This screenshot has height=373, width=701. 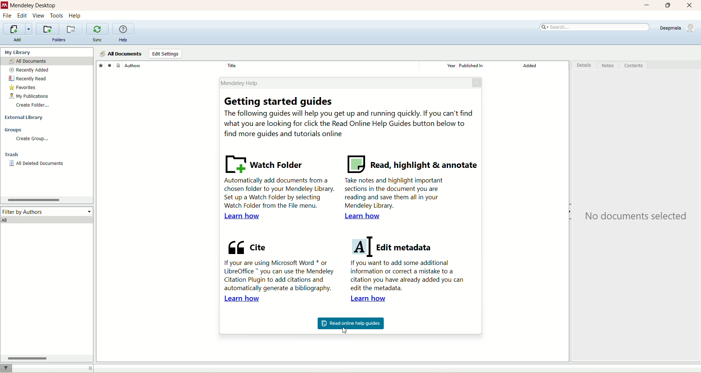 I want to click on close, so click(x=478, y=82).